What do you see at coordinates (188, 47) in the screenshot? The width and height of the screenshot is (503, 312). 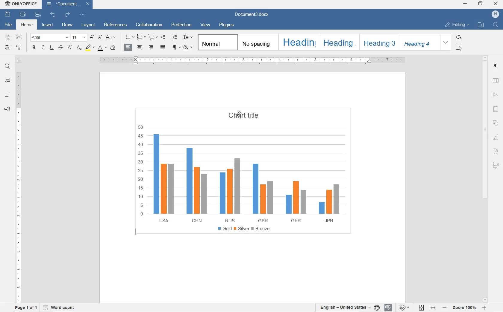 I see `SHADING` at bounding box center [188, 47].